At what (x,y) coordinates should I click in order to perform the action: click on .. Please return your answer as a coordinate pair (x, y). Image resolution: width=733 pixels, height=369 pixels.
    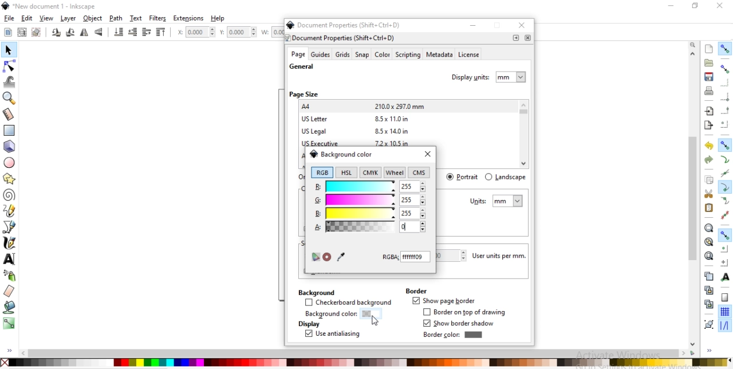
    Looking at the image, I should click on (516, 38).